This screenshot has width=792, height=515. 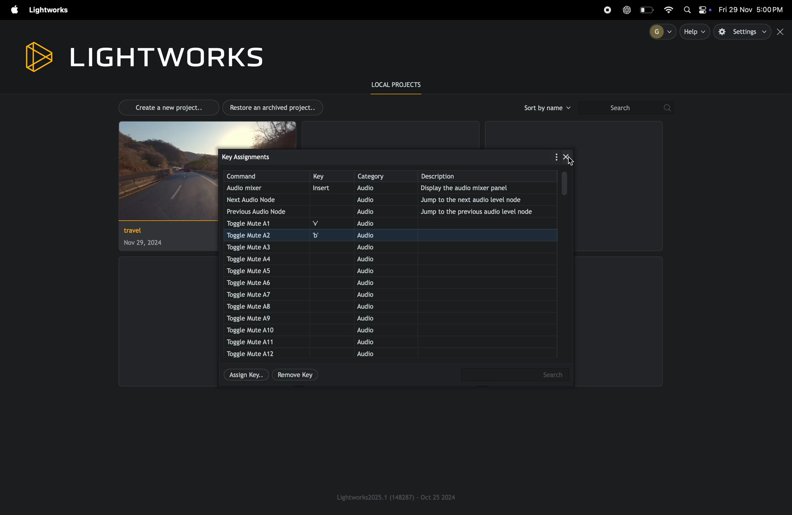 What do you see at coordinates (660, 31) in the screenshot?
I see `profile` at bounding box center [660, 31].